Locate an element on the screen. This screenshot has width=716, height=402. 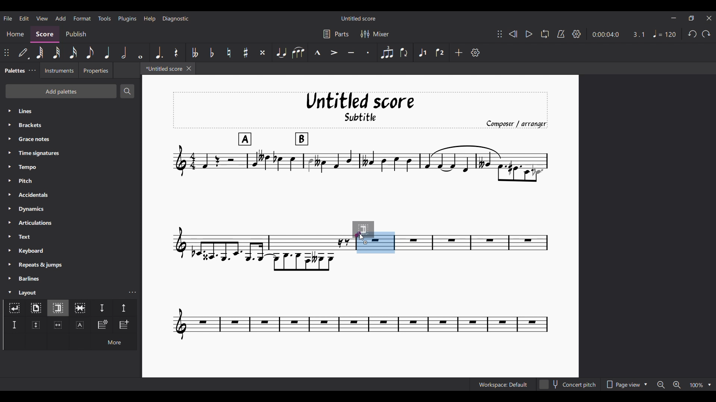
Mixer settings is located at coordinates (375, 34).